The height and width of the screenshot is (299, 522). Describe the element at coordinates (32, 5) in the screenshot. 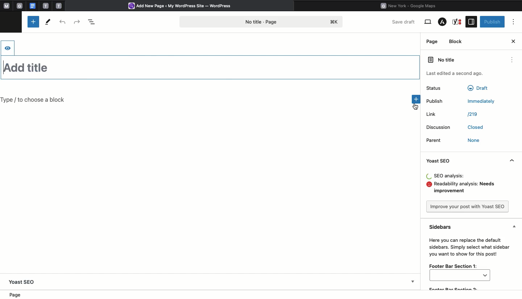

I see `google doc` at that location.